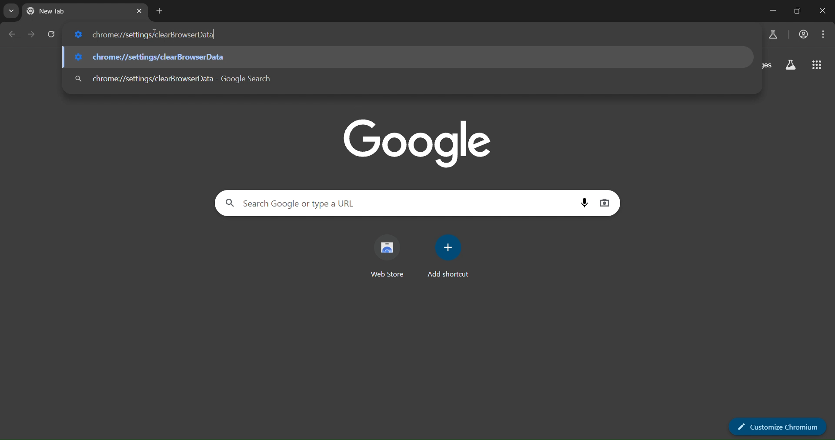  What do you see at coordinates (12, 36) in the screenshot?
I see `go back one page` at bounding box center [12, 36].